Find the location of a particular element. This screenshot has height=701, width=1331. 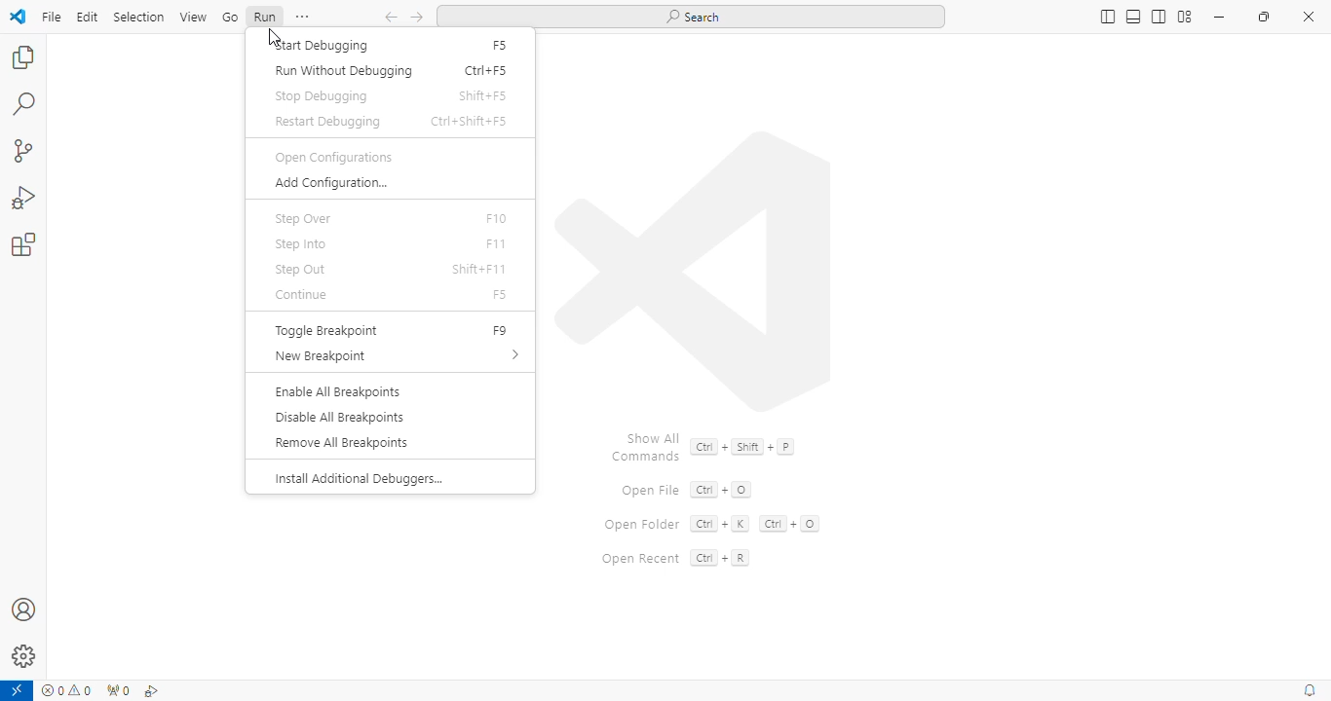

f5 is located at coordinates (500, 294).